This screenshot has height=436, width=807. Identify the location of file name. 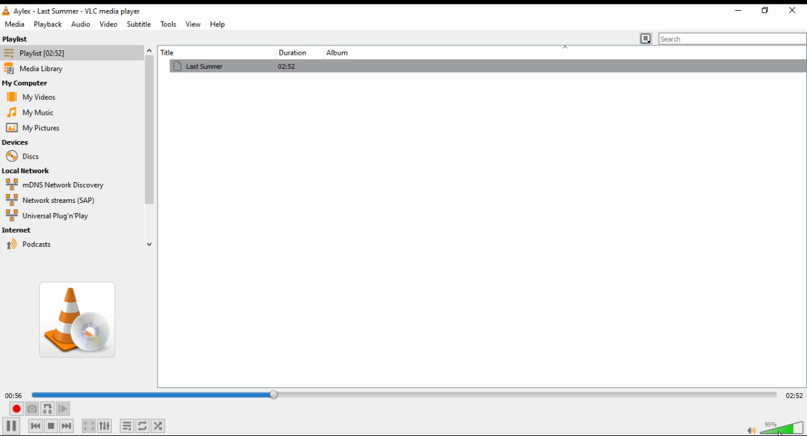
(80, 11).